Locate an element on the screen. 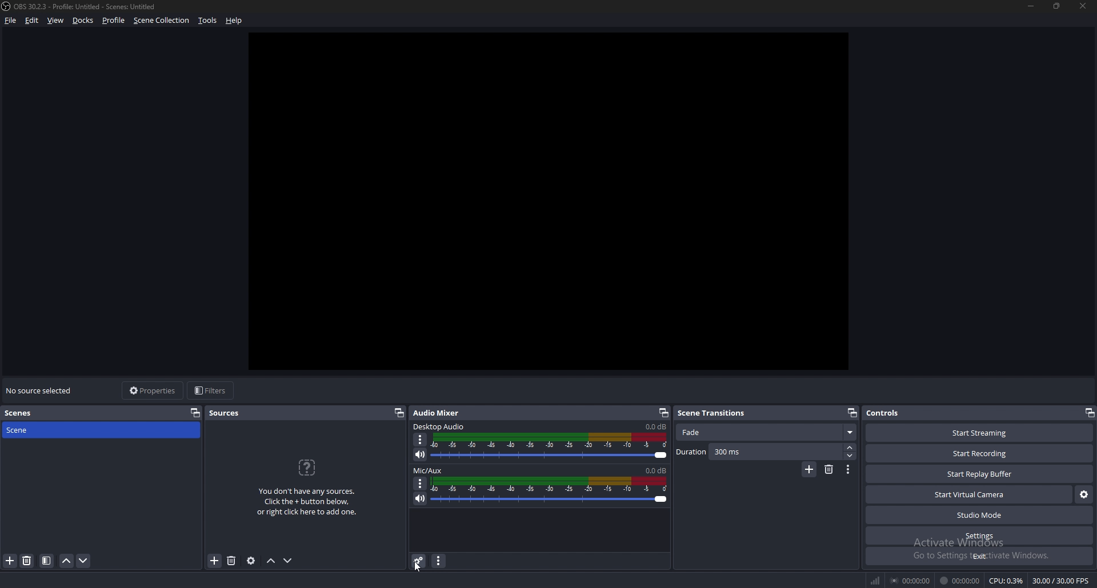 Image resolution: width=1097 pixels, height=588 pixels. obs logo is located at coordinates (7, 7).